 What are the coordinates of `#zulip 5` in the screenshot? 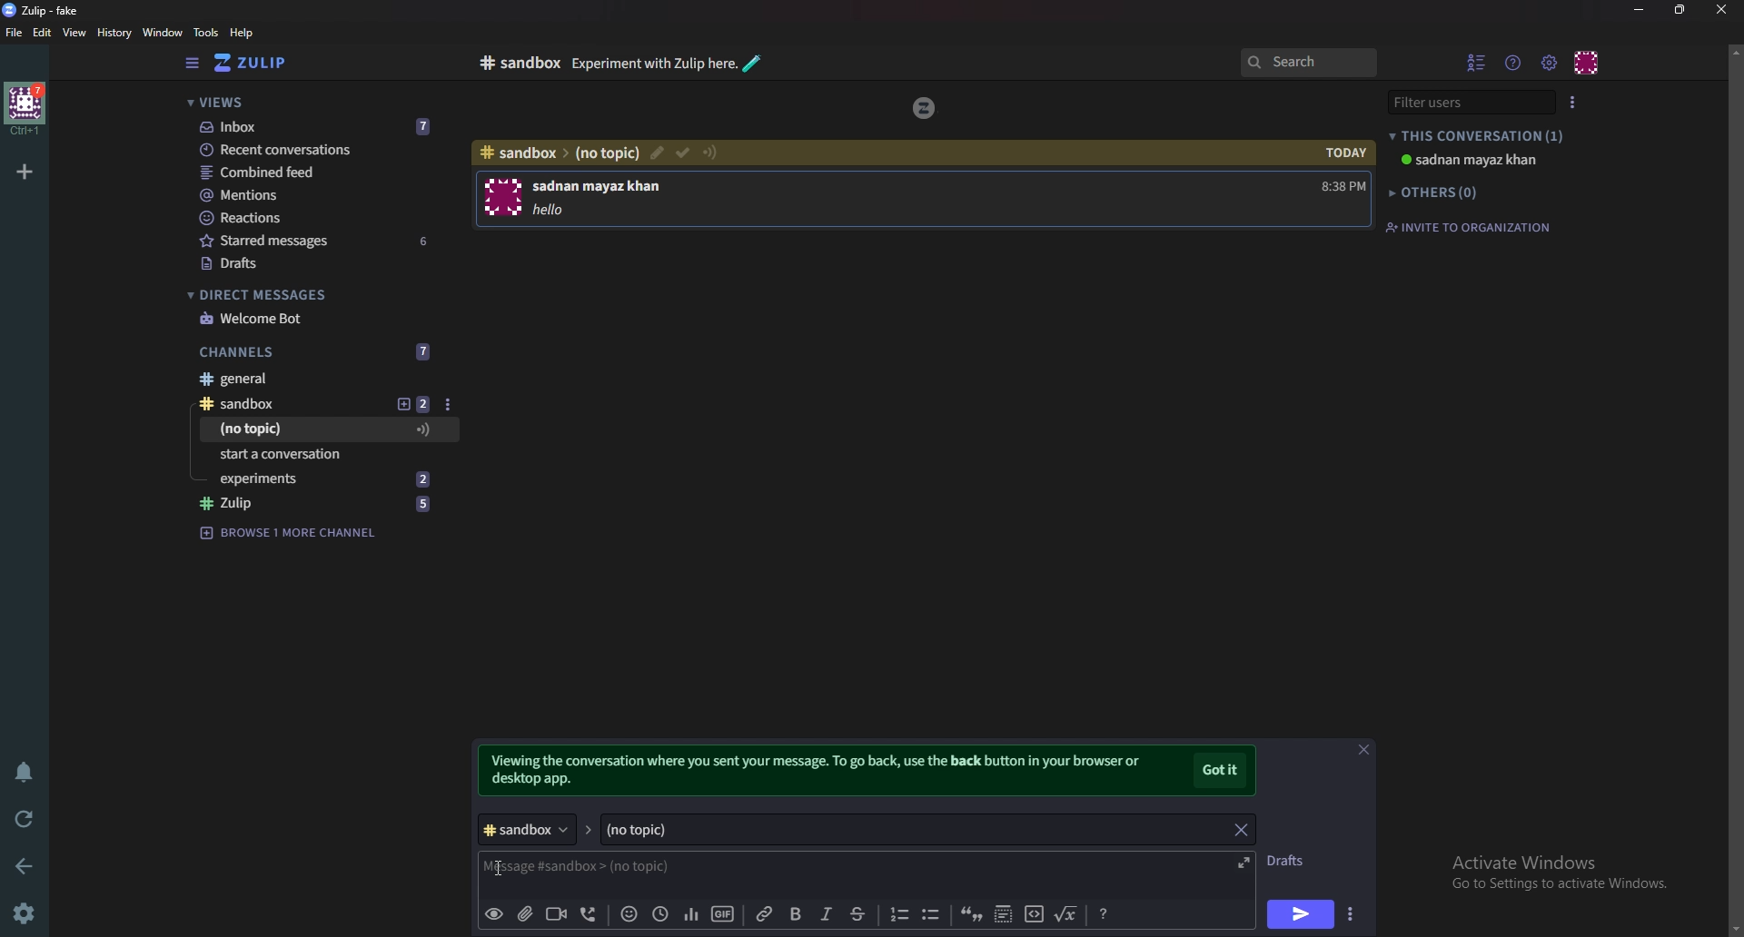 It's located at (320, 506).